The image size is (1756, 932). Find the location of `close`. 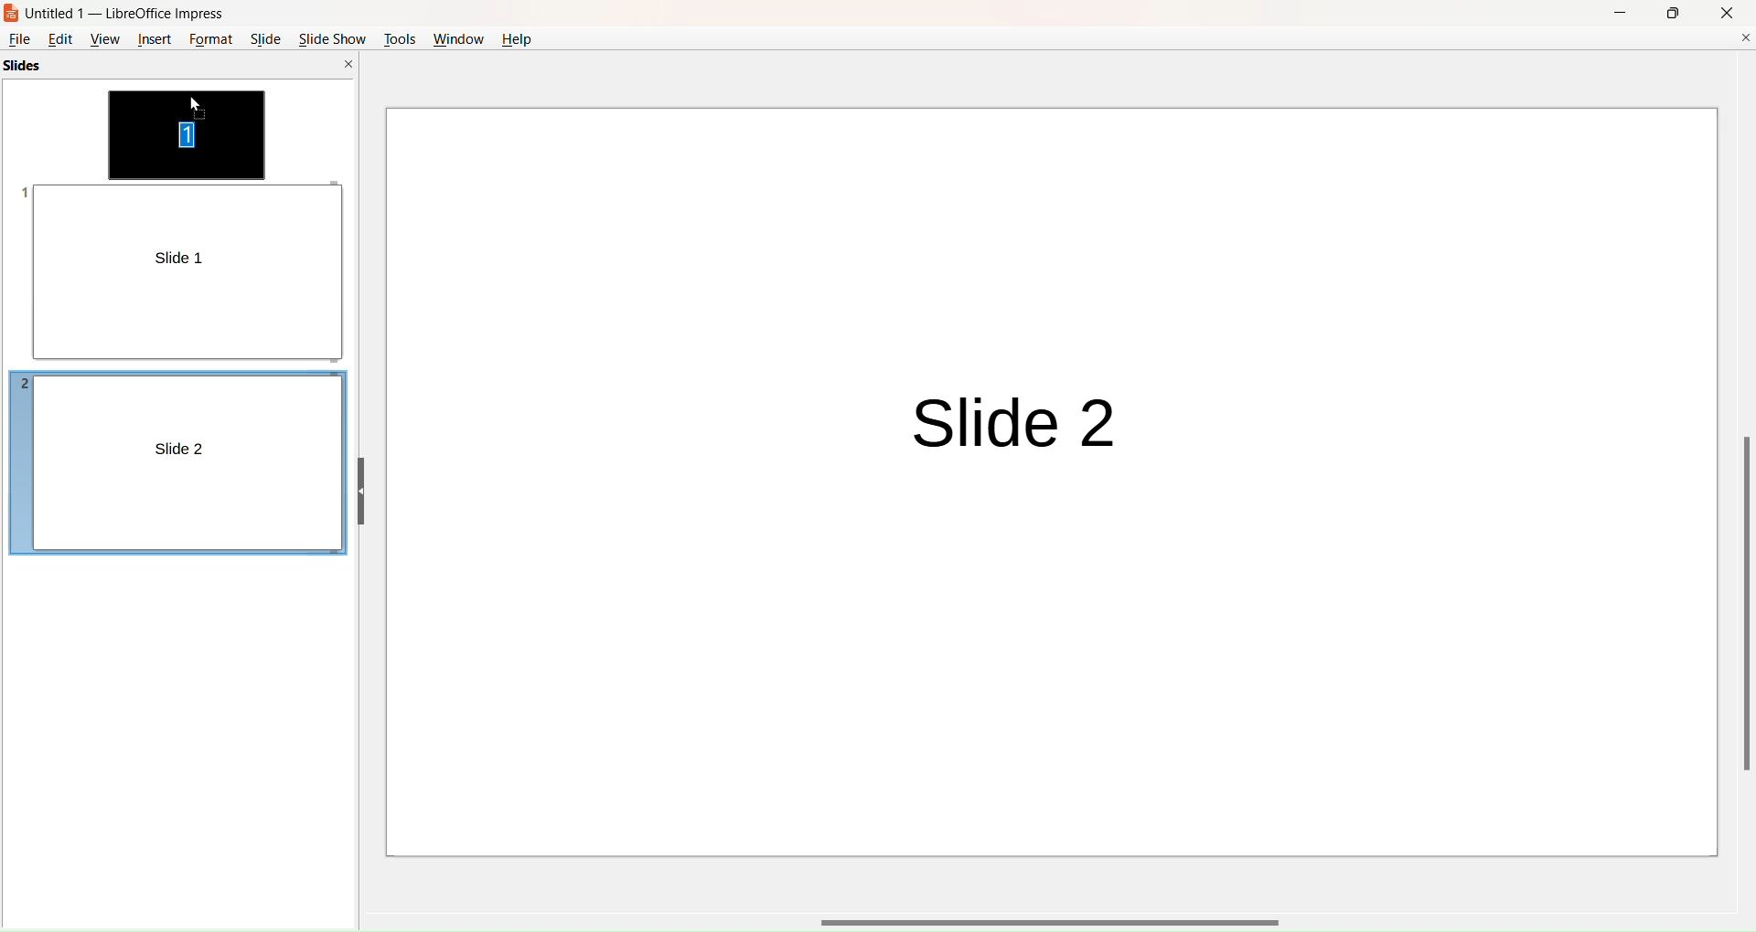

close is located at coordinates (1729, 12).